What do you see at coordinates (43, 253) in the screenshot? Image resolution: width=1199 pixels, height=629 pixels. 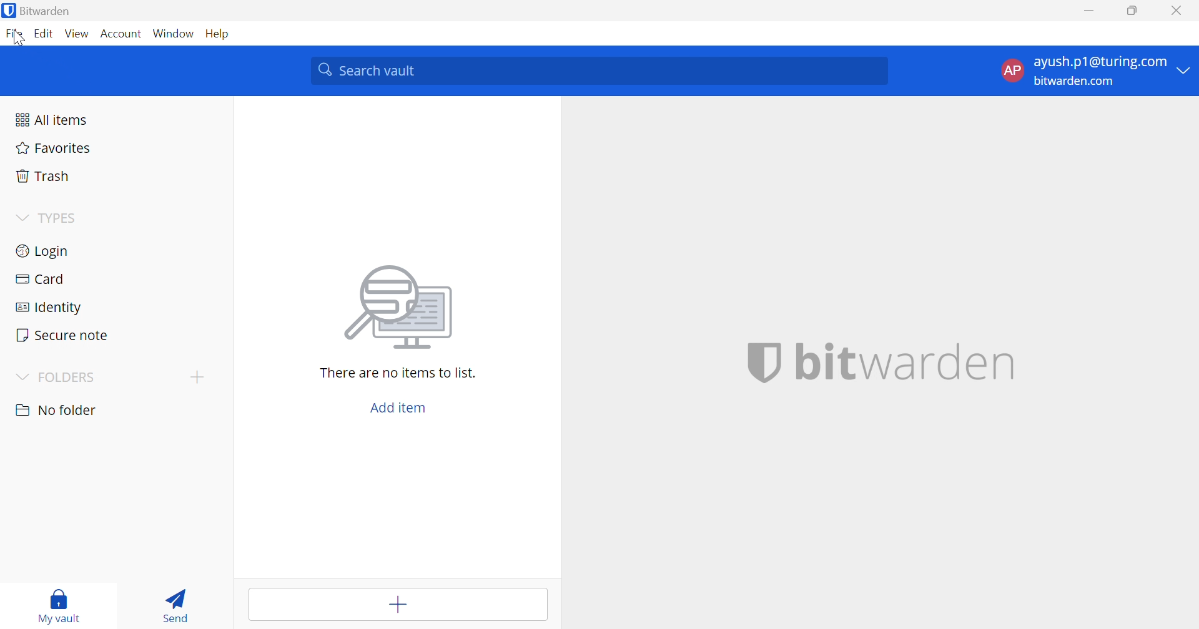 I see `Login` at bounding box center [43, 253].